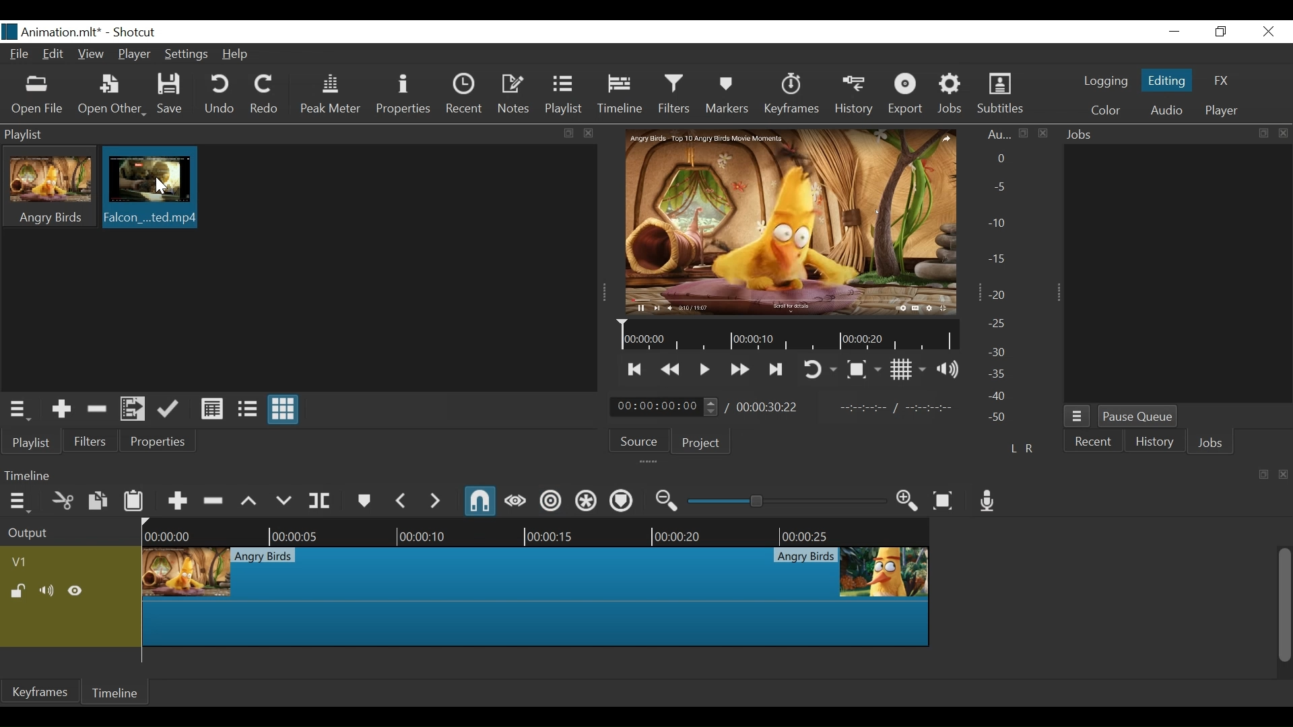  What do you see at coordinates (63, 34) in the screenshot?
I see `Project Name` at bounding box center [63, 34].